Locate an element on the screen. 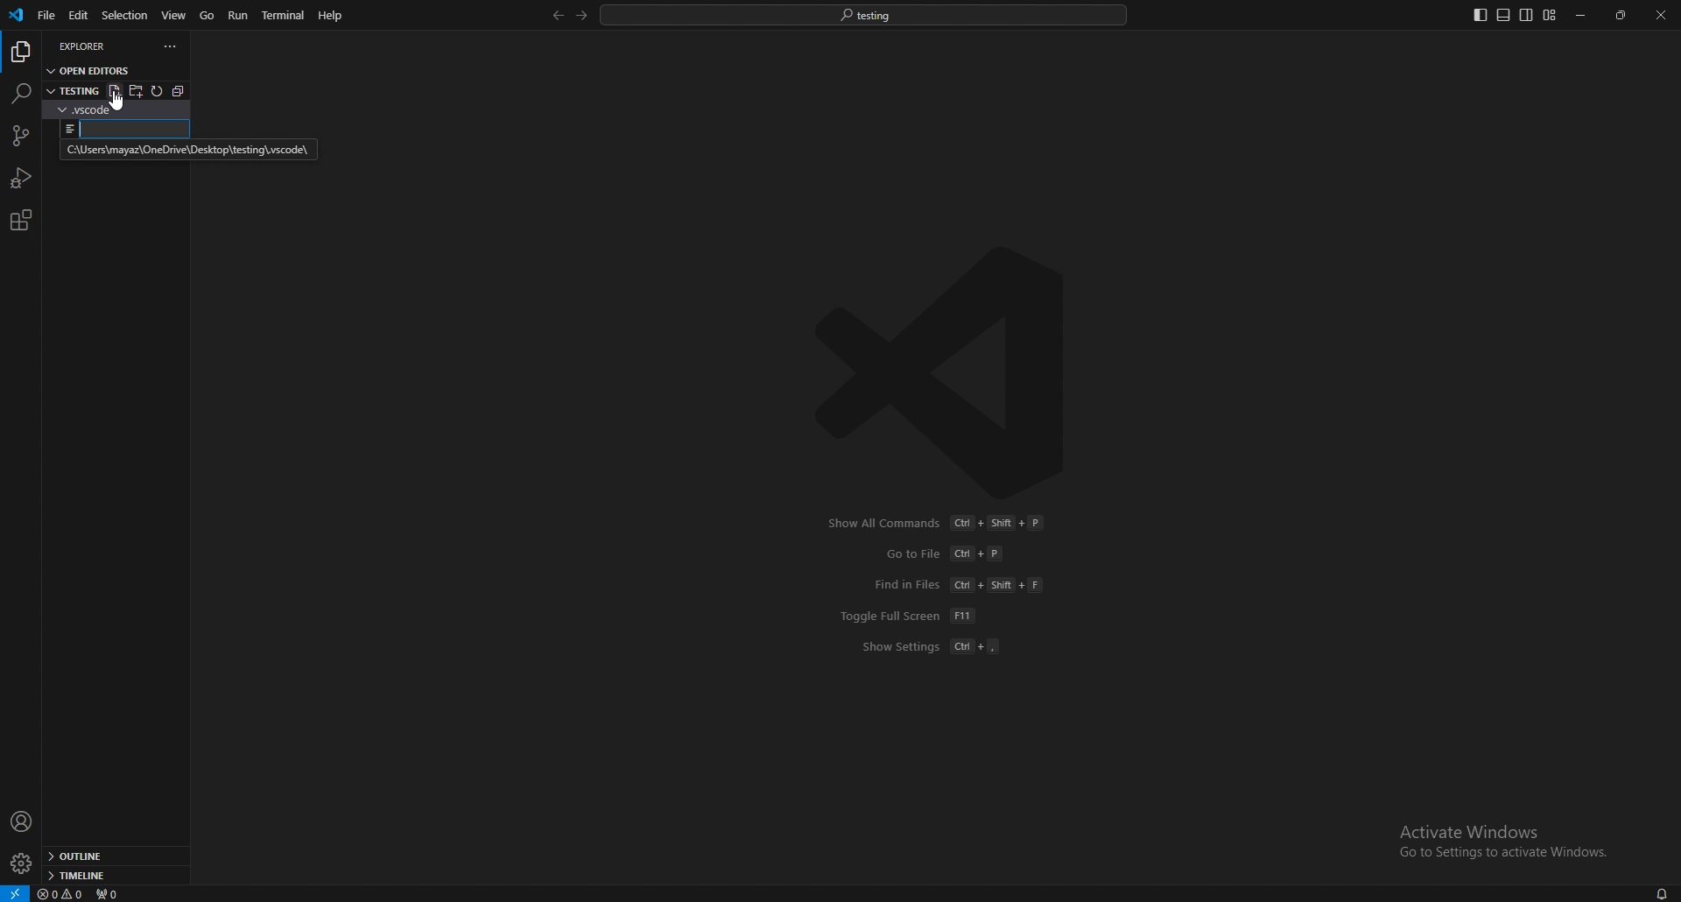  shortcuts is located at coordinates (944, 585).